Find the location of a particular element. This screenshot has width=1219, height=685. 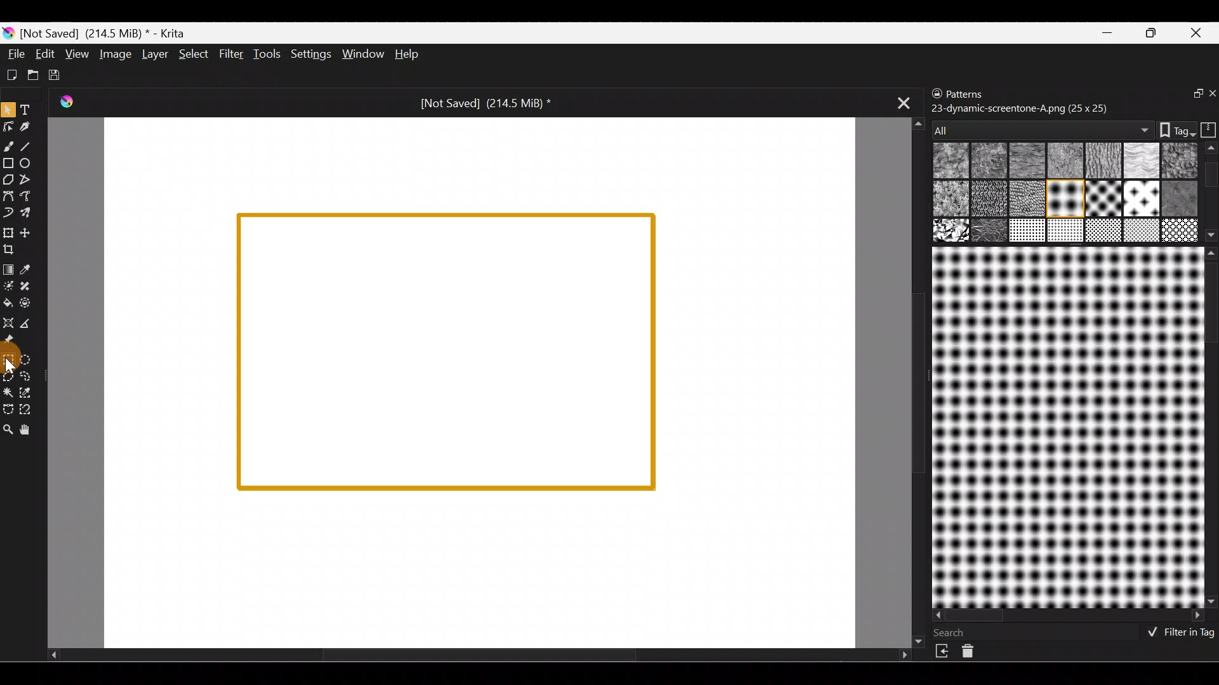

08 Bump-relief.png is located at coordinates (954, 200).